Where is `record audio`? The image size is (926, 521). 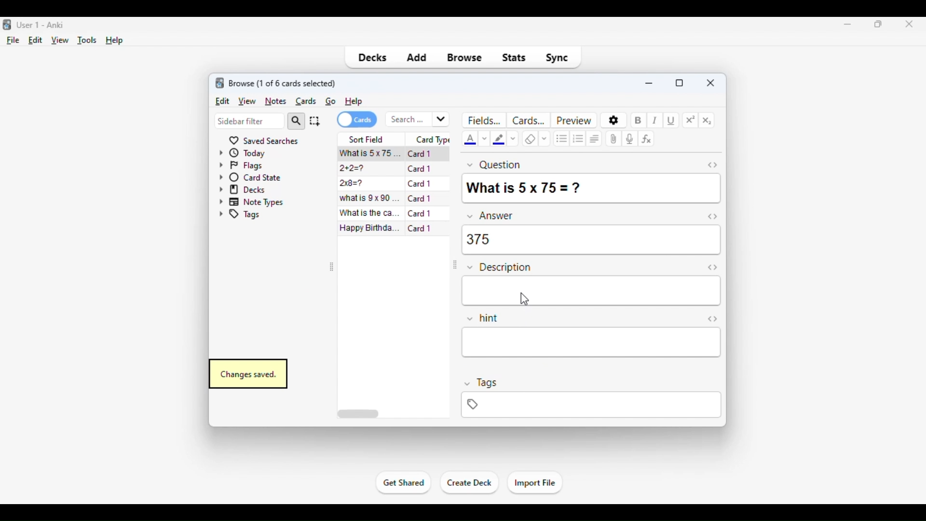 record audio is located at coordinates (630, 138).